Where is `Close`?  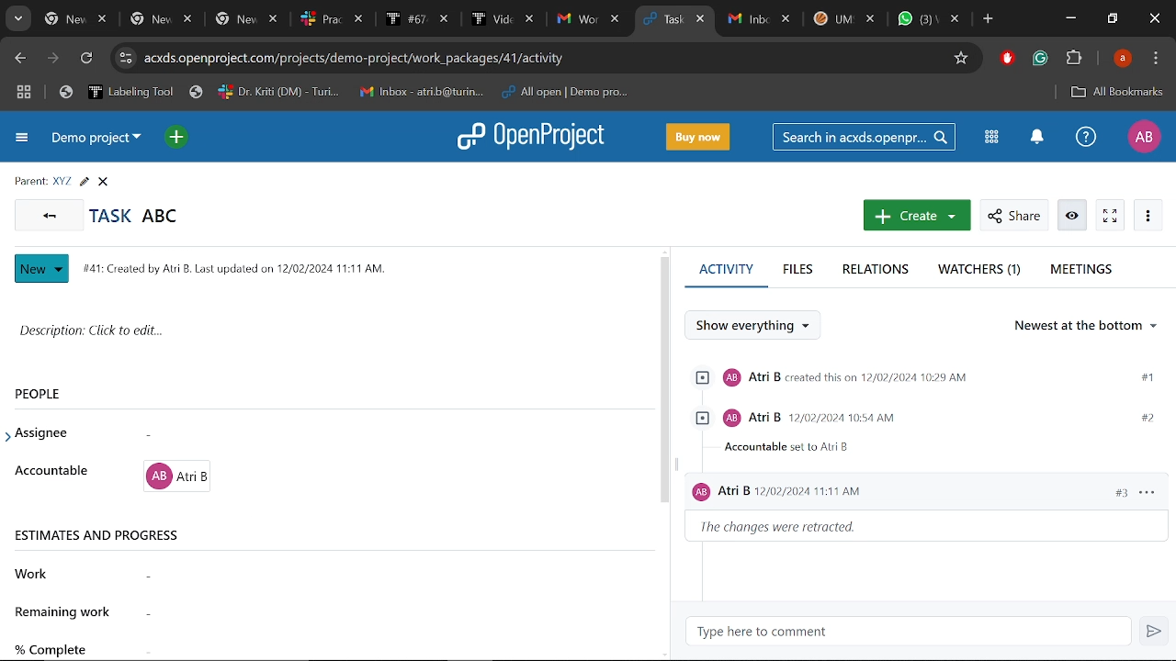
Close is located at coordinates (103, 182).